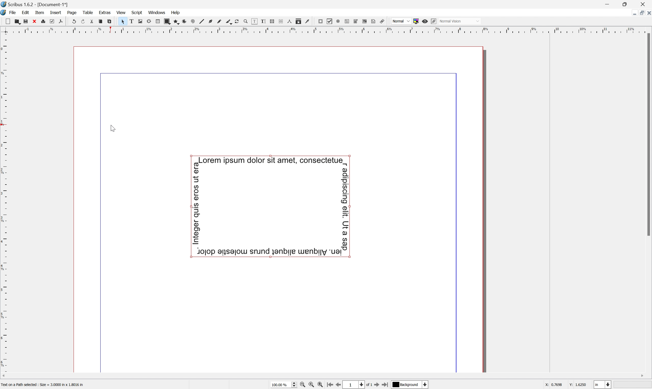 This screenshot has height=389, width=652. I want to click on Eye dropper, so click(308, 21).